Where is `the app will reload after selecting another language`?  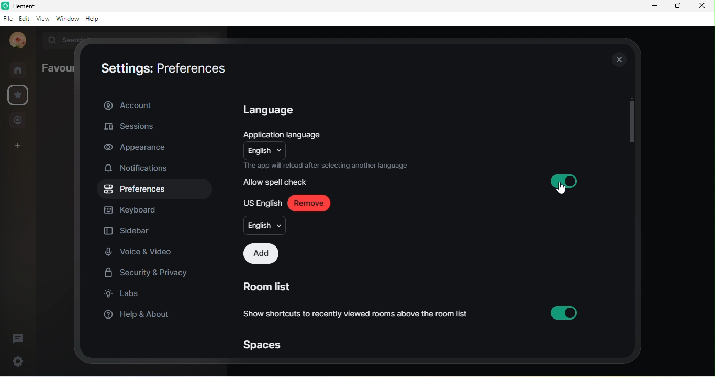 the app will reload after selecting another language is located at coordinates (330, 167).